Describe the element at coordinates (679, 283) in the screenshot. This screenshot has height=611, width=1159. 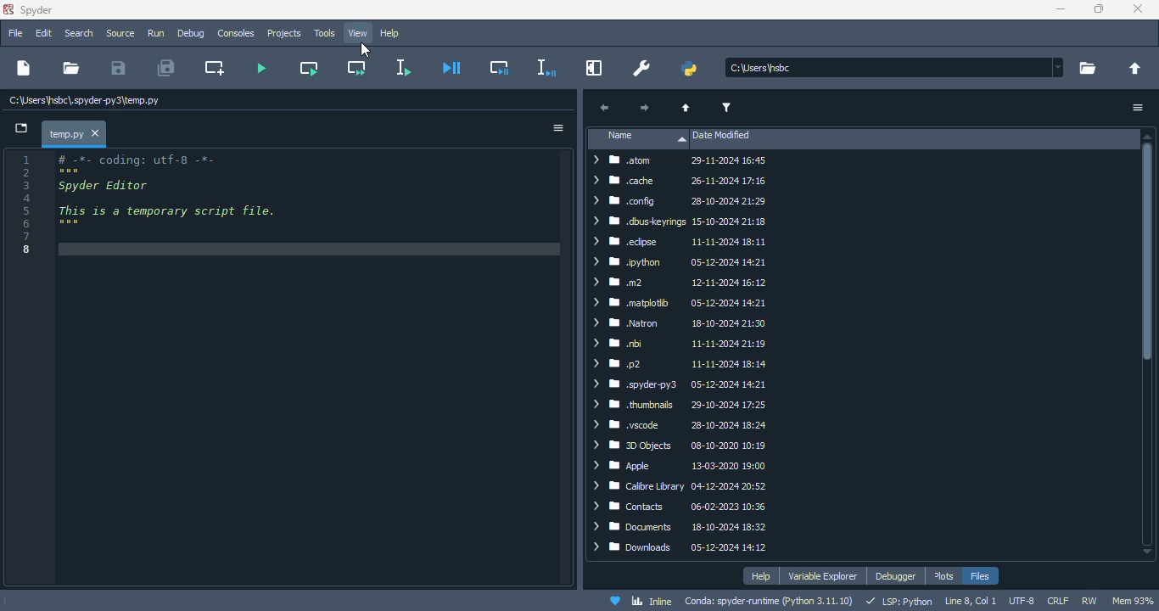
I see `.m2` at that location.